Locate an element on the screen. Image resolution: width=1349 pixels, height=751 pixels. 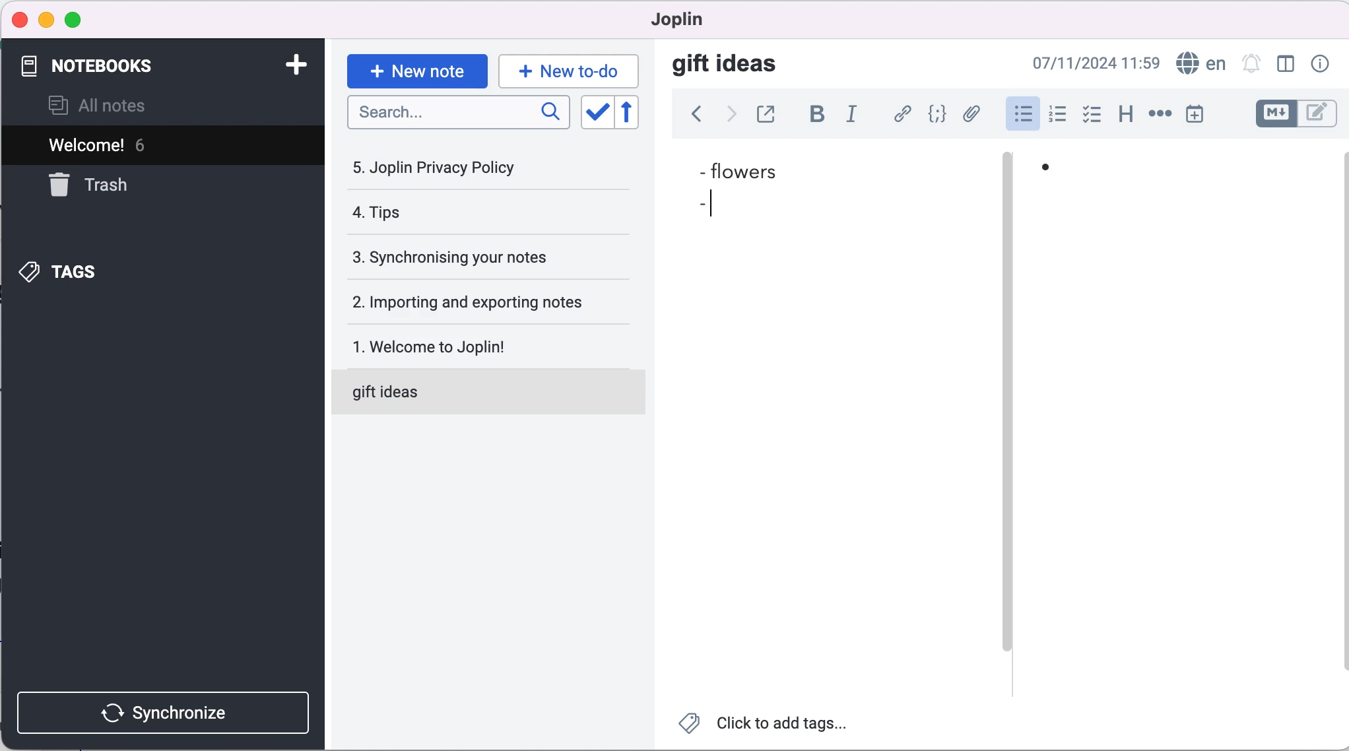
forward is located at coordinates (727, 116).